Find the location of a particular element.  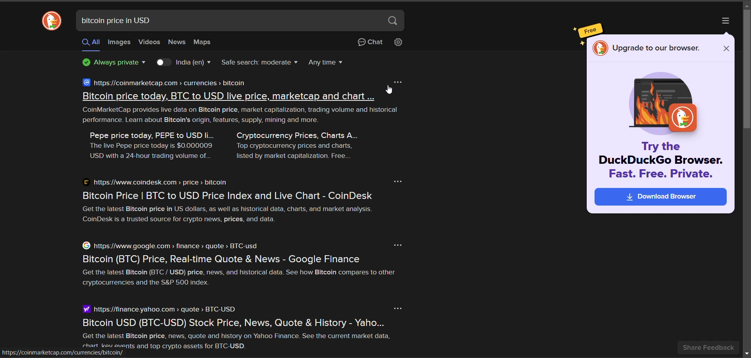

more option is located at coordinates (401, 246).